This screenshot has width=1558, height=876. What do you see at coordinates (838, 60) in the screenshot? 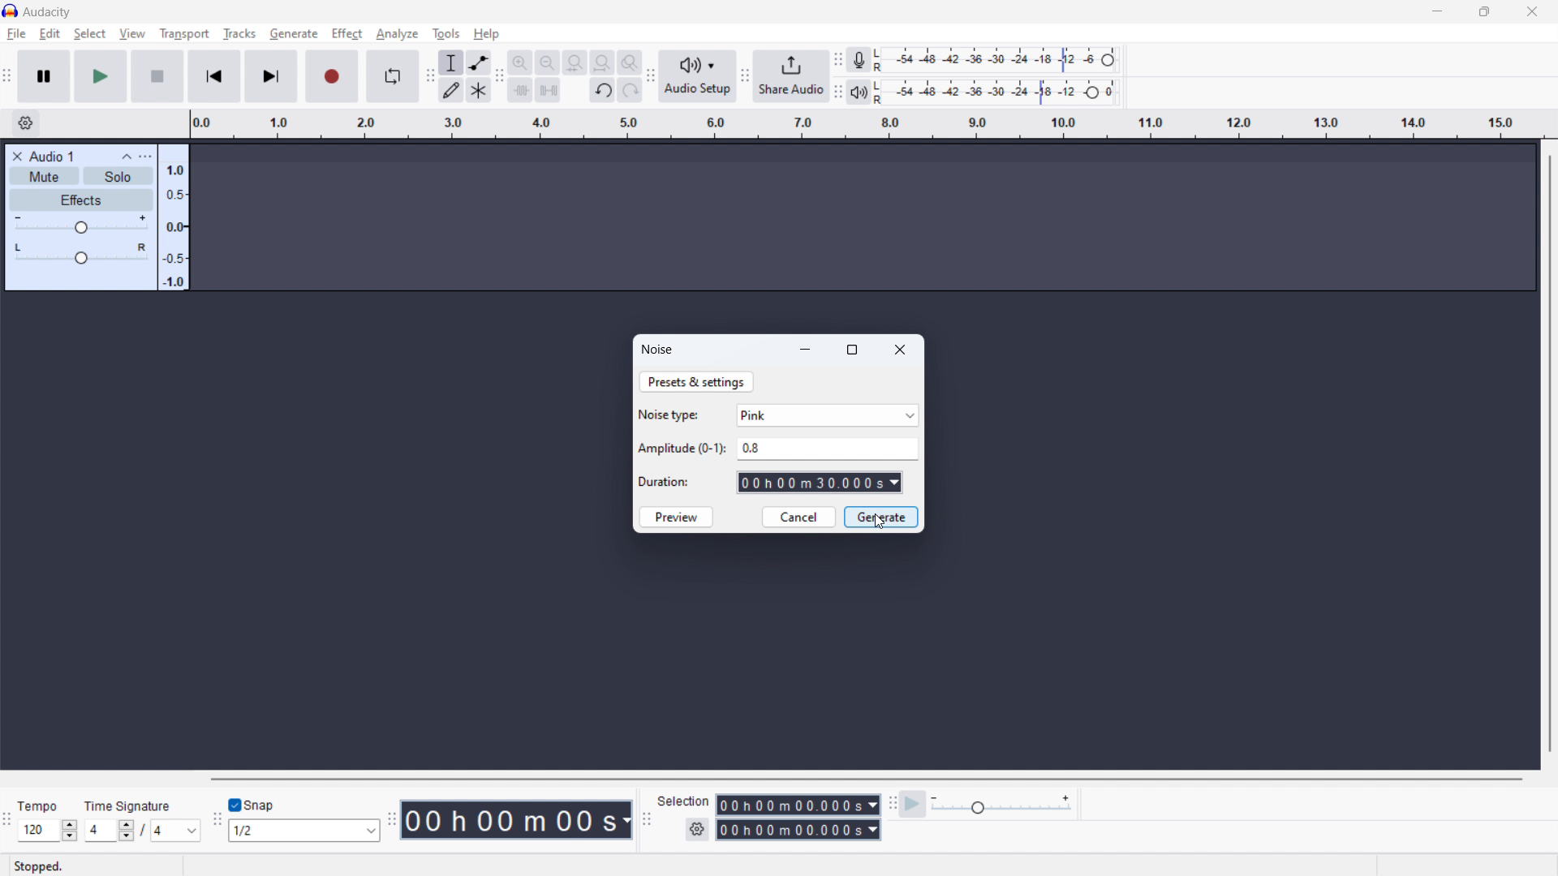
I see `recording meter toolbar` at bounding box center [838, 60].